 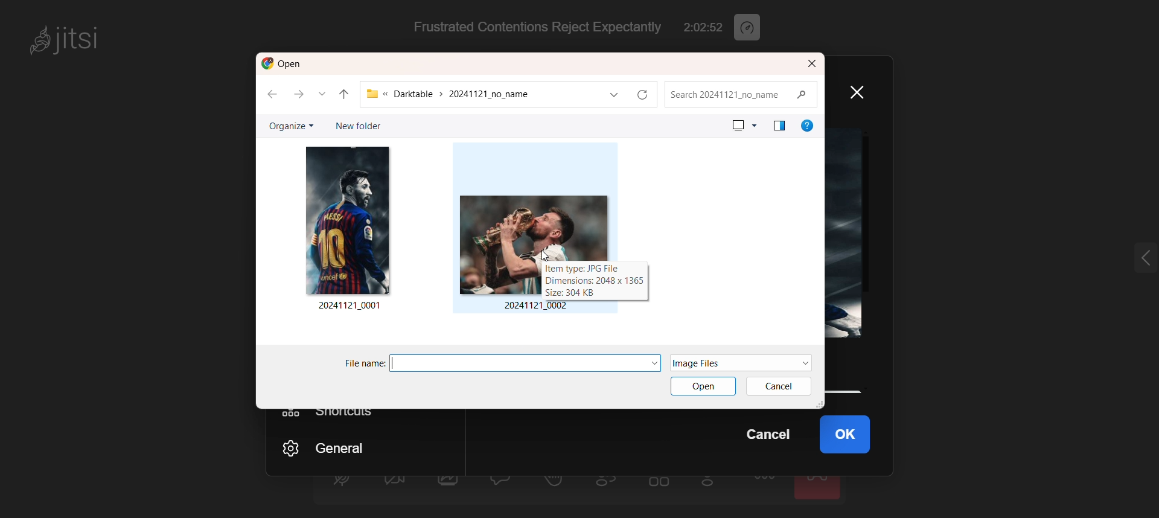 What do you see at coordinates (511, 363) in the screenshot?
I see `file name` at bounding box center [511, 363].